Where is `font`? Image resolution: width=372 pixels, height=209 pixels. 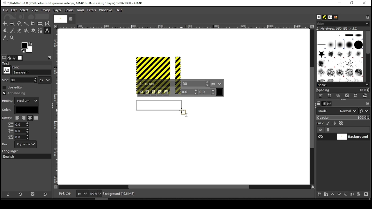
font is located at coordinates (196, 83).